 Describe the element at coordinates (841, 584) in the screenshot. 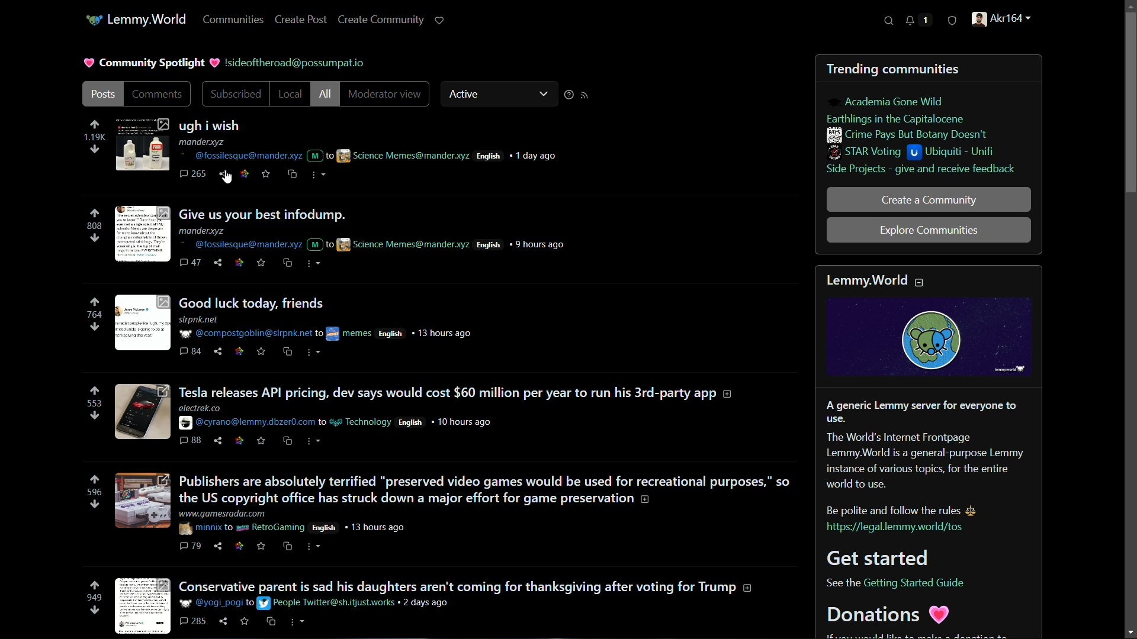

I see `See the` at that location.